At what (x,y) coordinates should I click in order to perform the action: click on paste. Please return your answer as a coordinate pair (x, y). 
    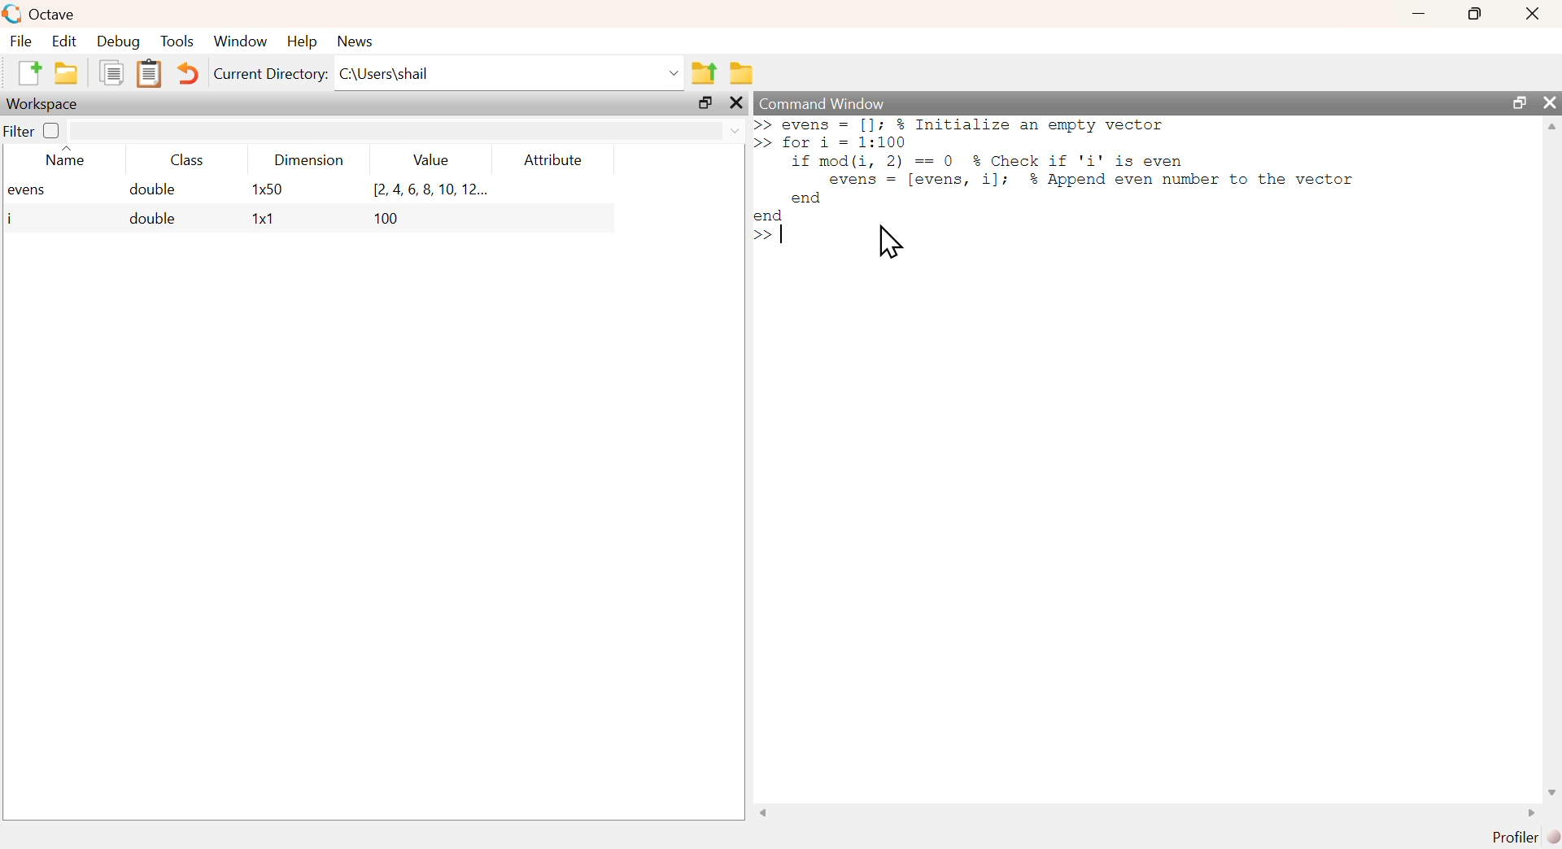
    Looking at the image, I should click on (149, 74).